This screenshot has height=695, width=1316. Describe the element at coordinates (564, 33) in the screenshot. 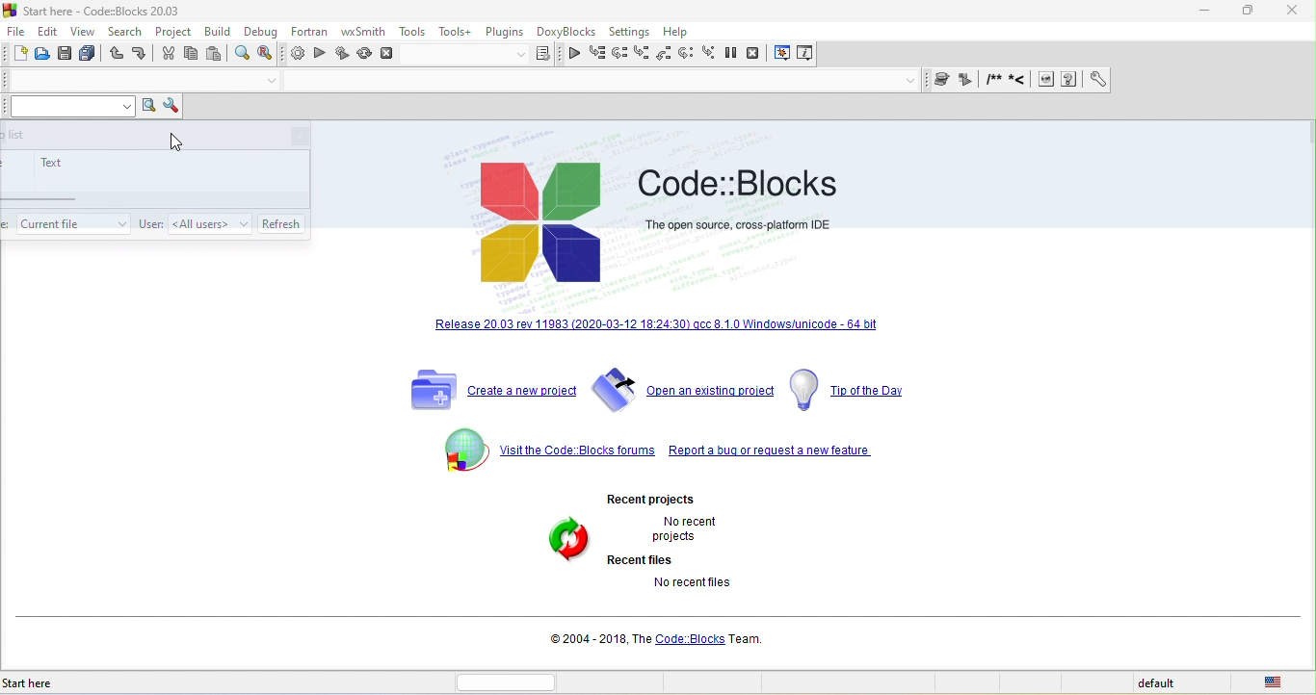

I see `doxy blocks` at that location.